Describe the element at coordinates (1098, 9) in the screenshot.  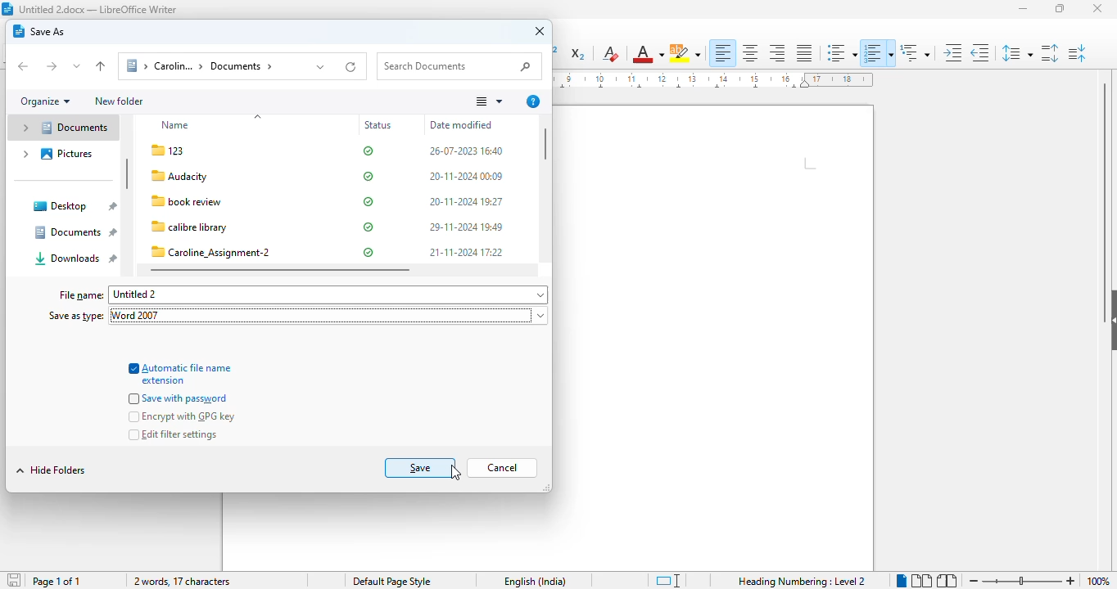
I see `close` at that location.